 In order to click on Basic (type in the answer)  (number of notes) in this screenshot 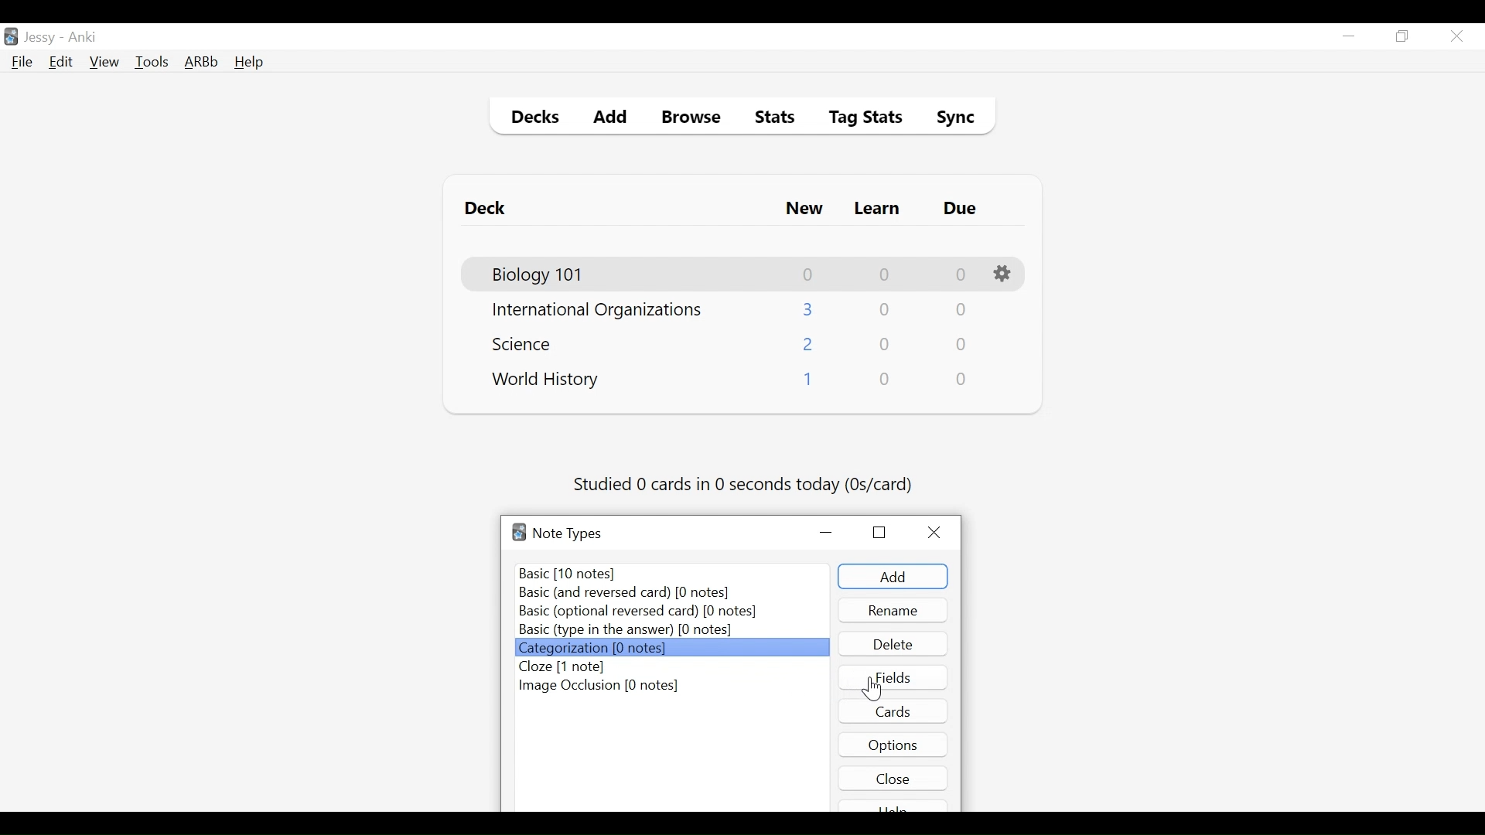, I will do `click(626, 630)`.